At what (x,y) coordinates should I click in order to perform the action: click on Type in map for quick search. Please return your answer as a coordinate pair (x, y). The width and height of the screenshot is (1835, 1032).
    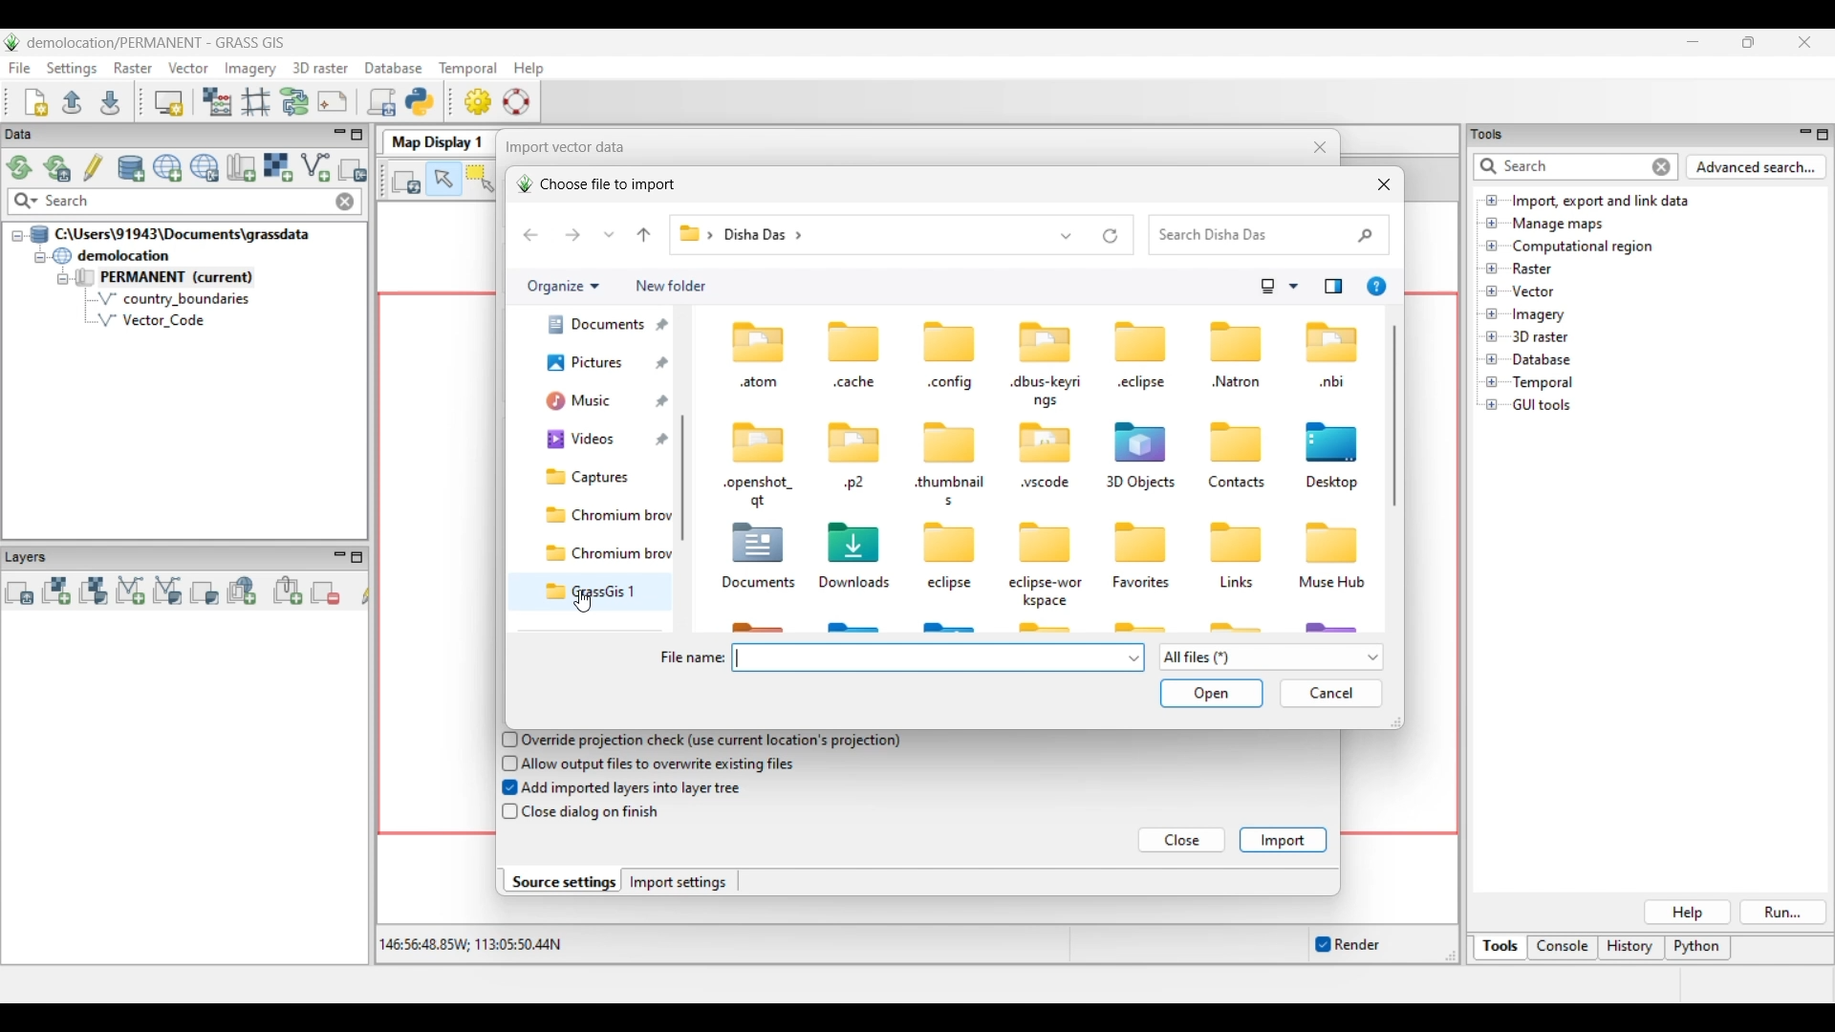
    Looking at the image, I should click on (186, 202).